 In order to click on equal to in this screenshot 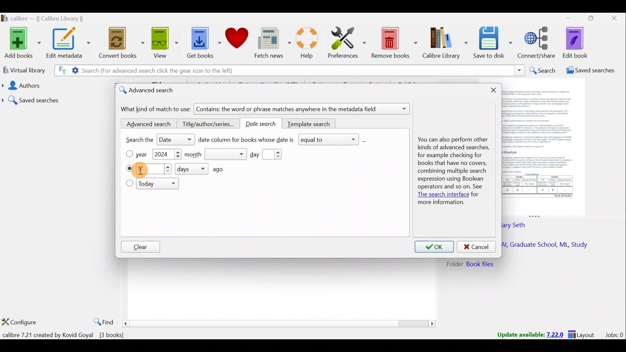, I will do `click(333, 140)`.